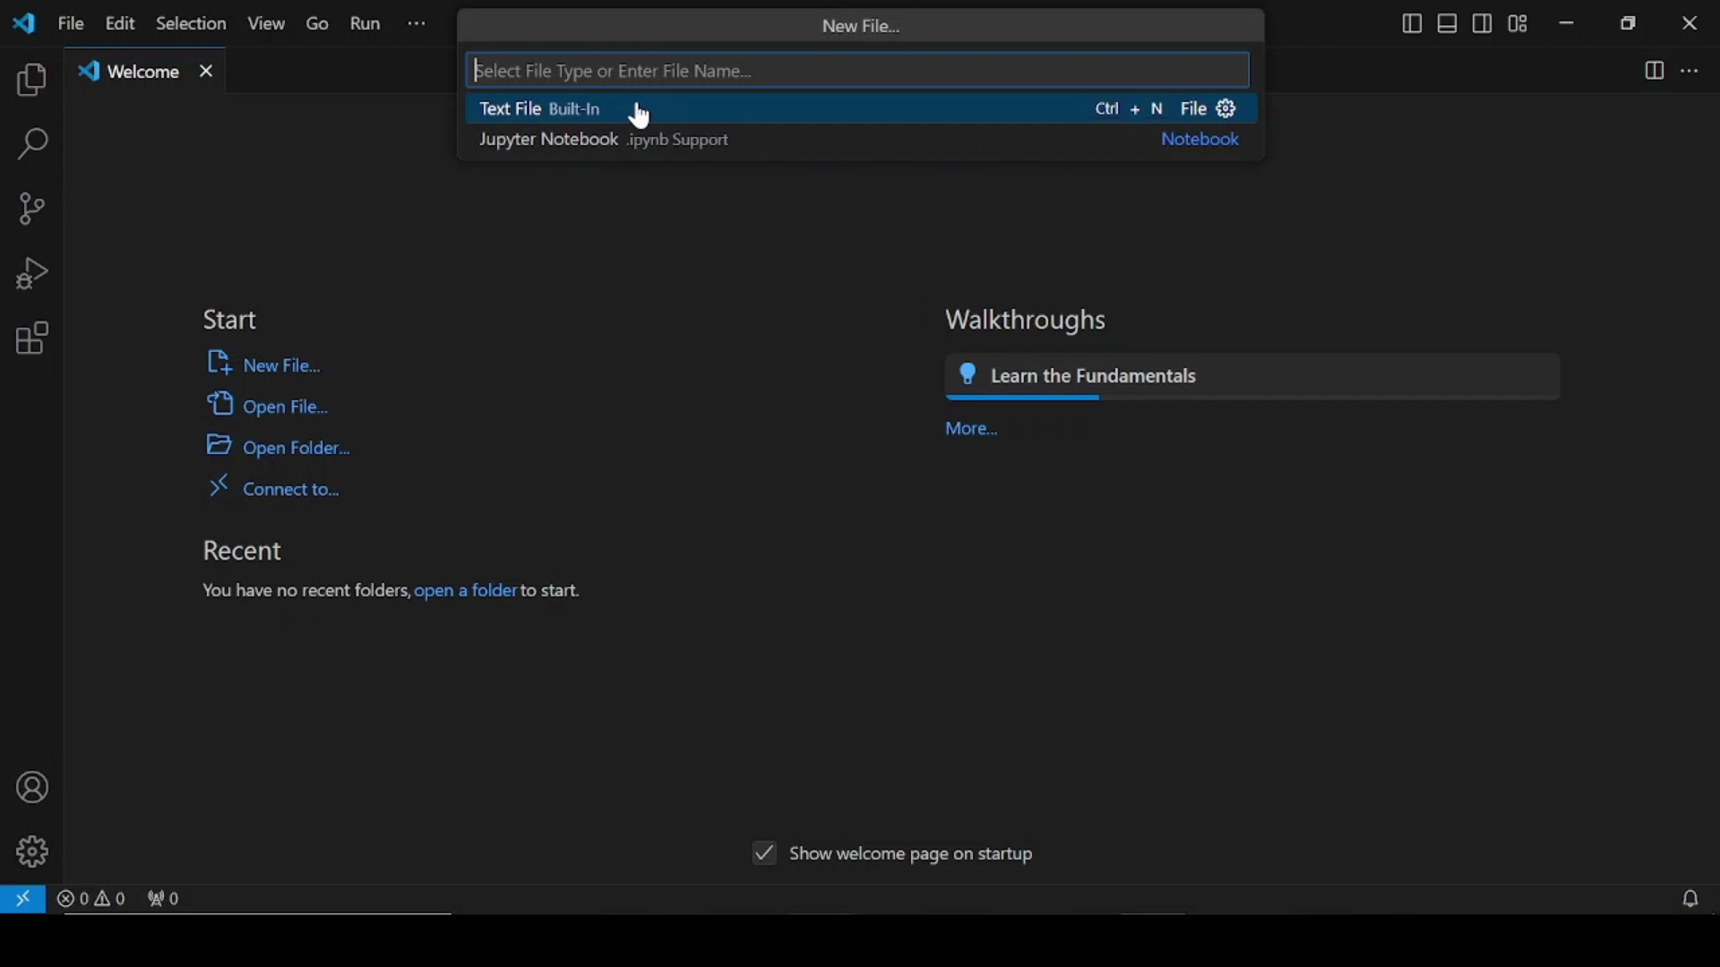  I want to click on explorer, so click(32, 81).